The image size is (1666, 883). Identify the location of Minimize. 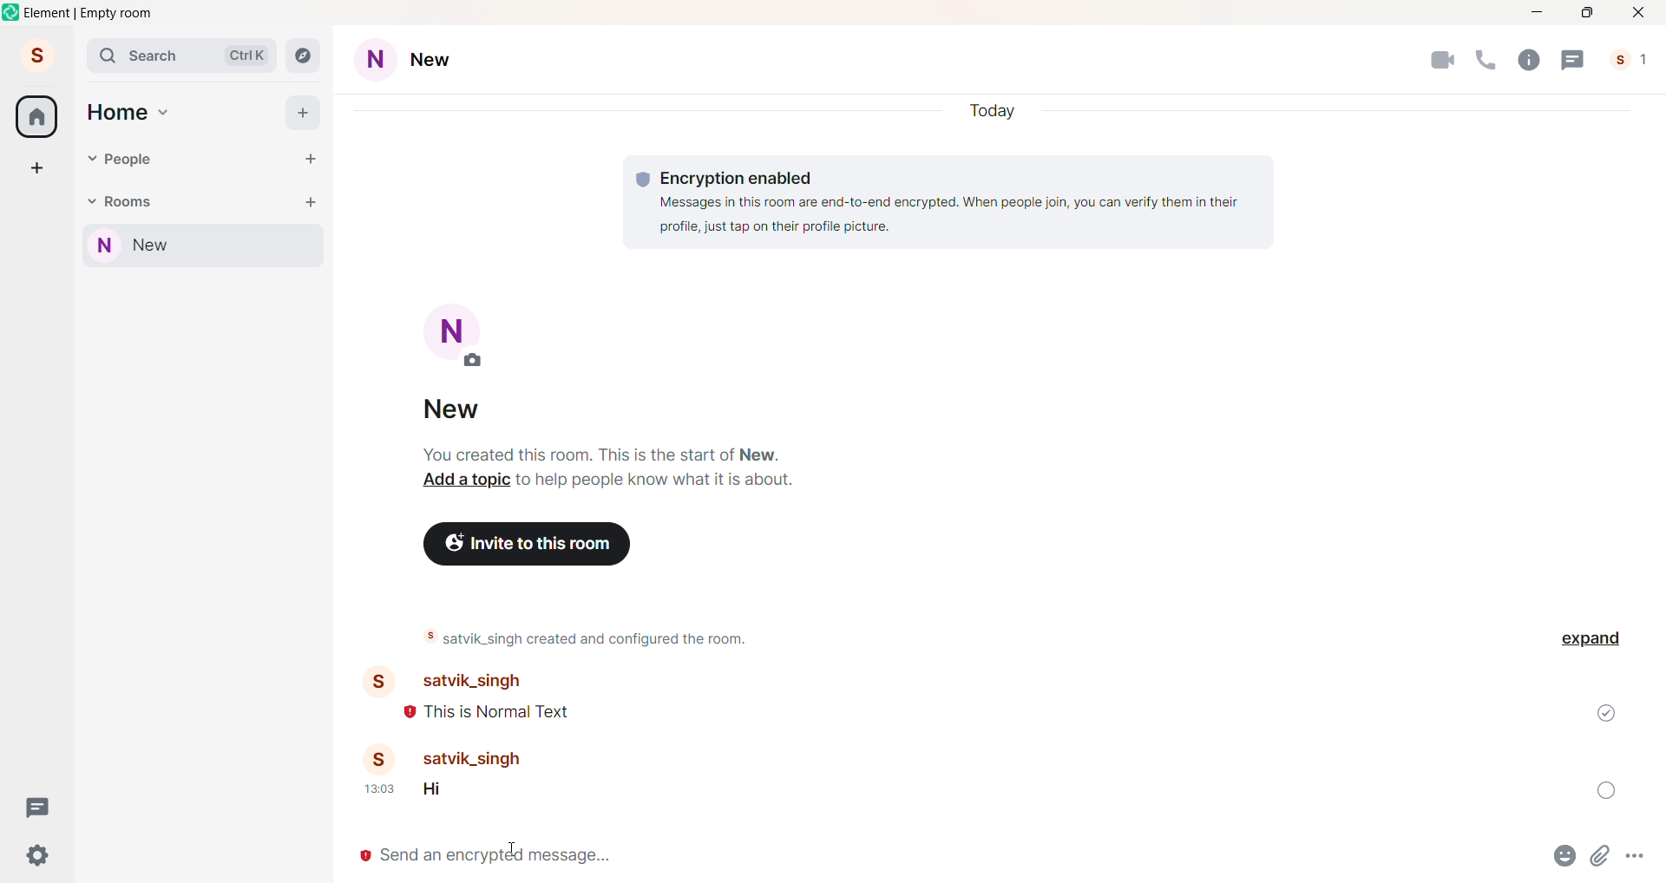
(1534, 13).